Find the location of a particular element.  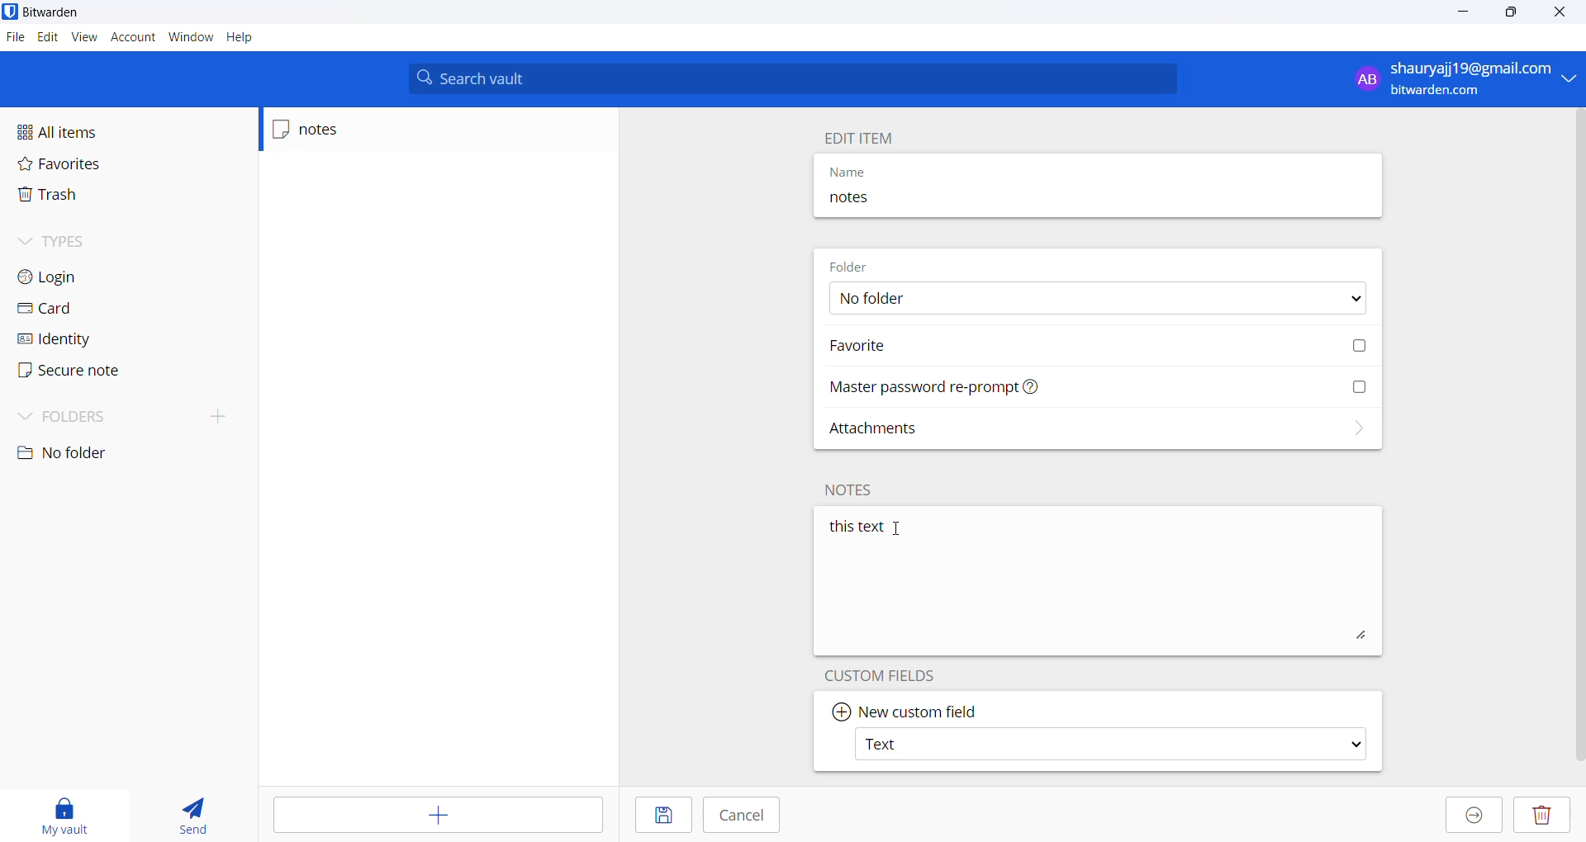

edit is located at coordinates (47, 38).